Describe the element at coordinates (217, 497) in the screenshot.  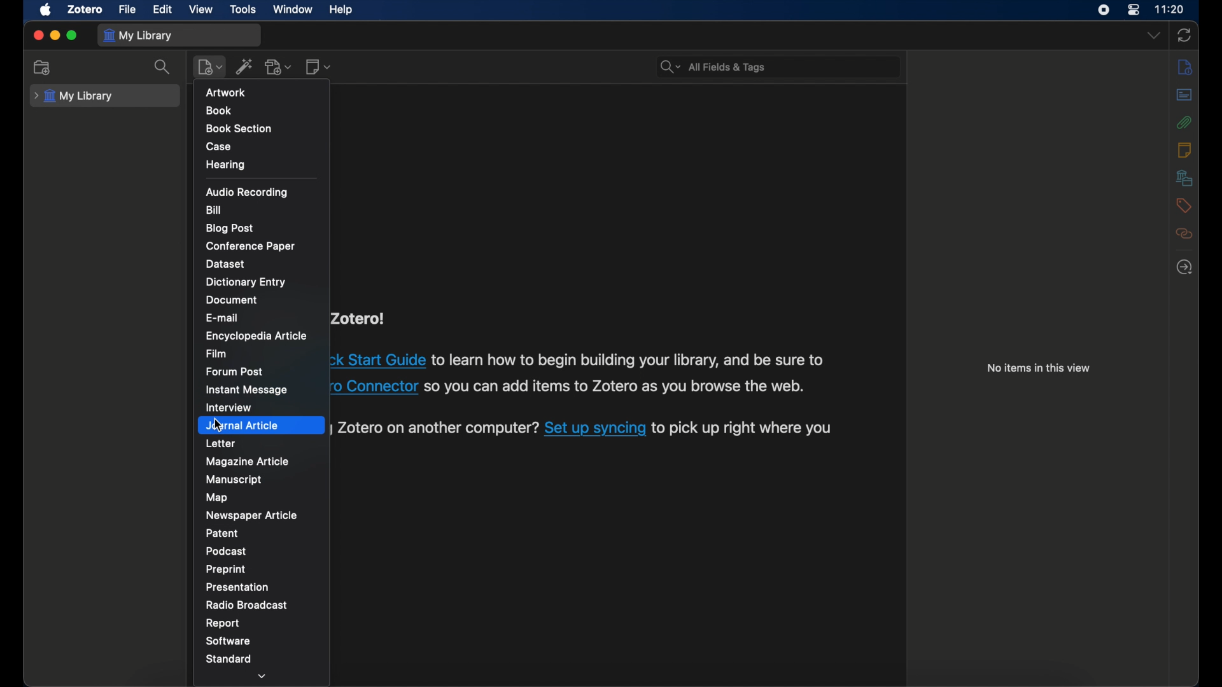
I see `map` at that location.